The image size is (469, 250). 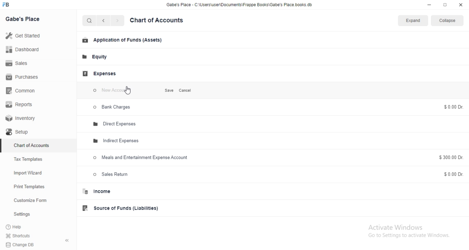 What do you see at coordinates (166, 90) in the screenshot?
I see `Save.` at bounding box center [166, 90].